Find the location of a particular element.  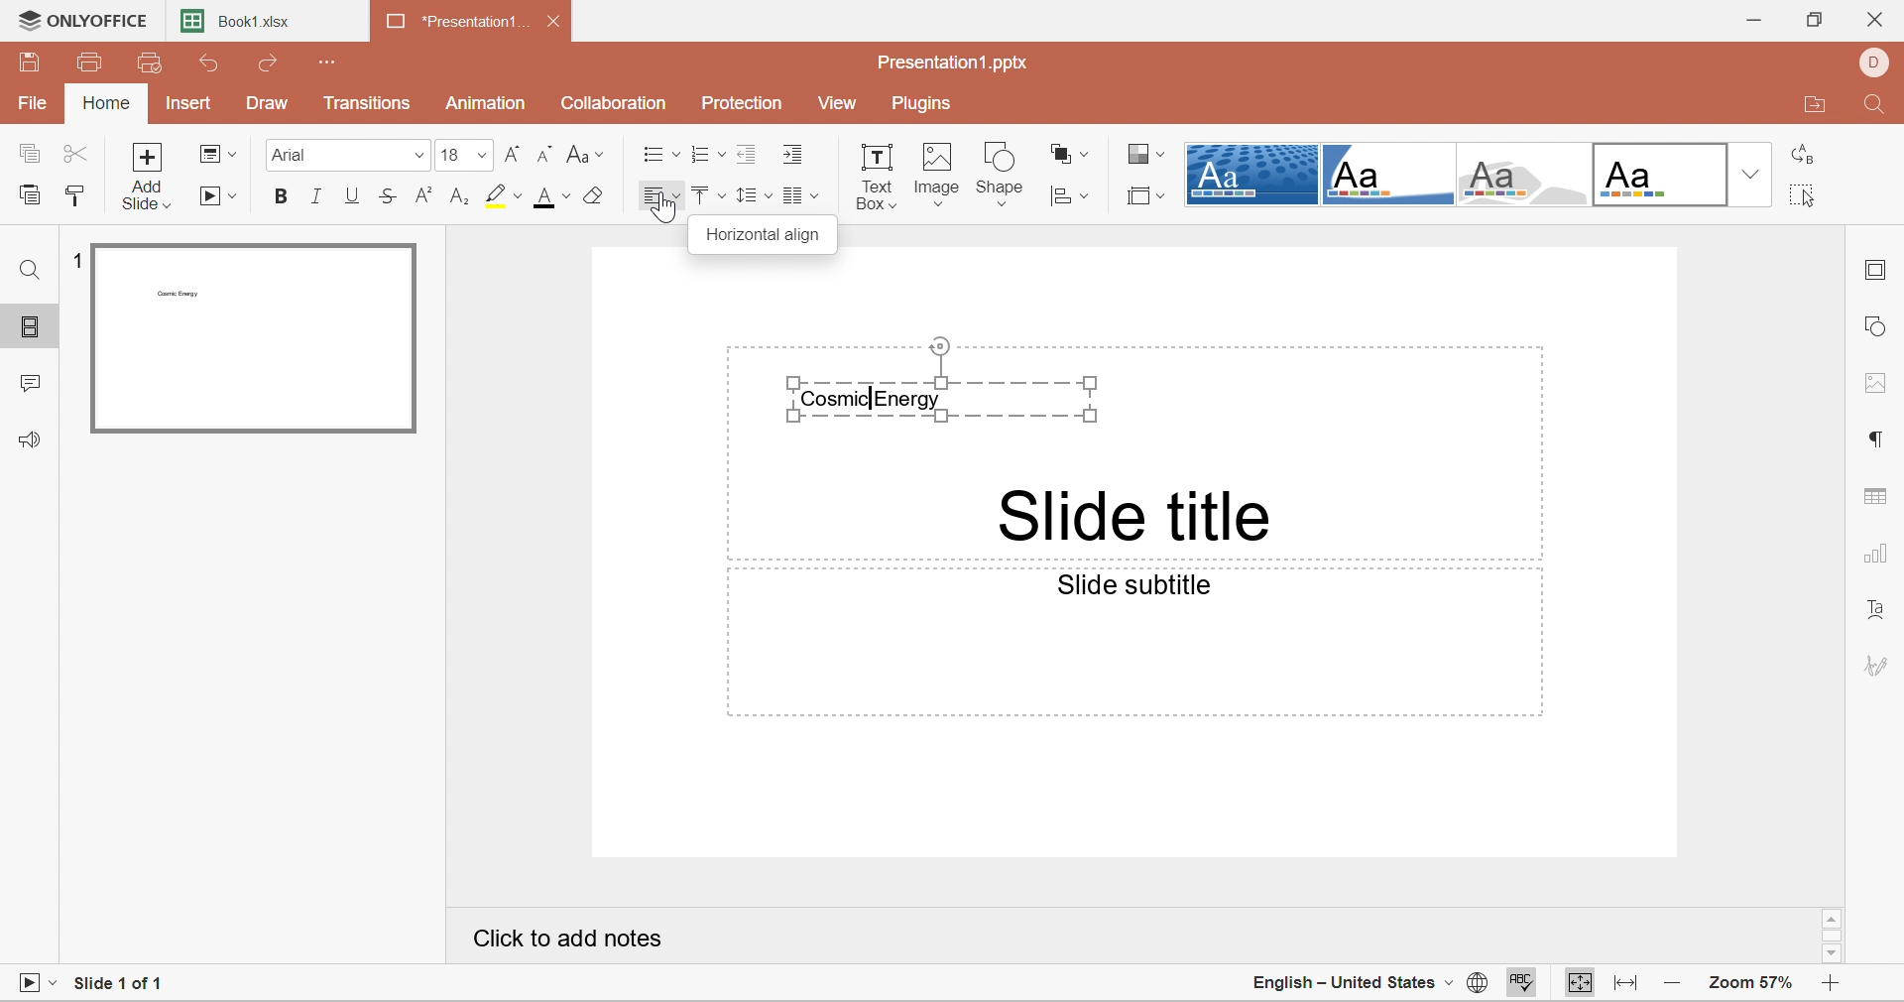

Zoom out is located at coordinates (1670, 983).